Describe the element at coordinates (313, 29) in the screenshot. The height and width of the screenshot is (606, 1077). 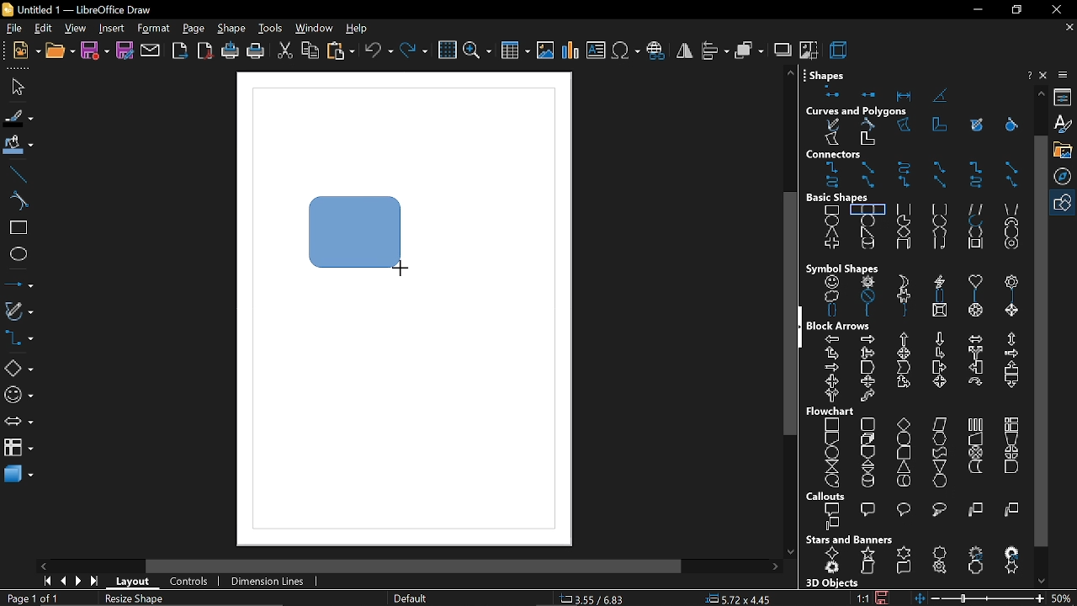
I see `window` at that location.